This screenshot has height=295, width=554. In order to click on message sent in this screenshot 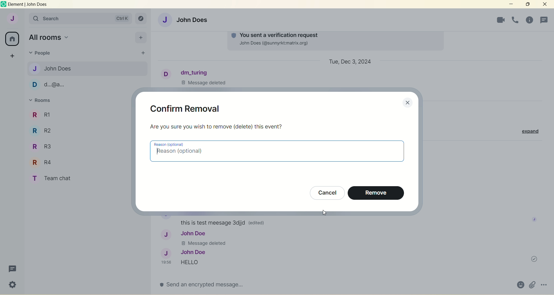, I will do `click(532, 259)`.